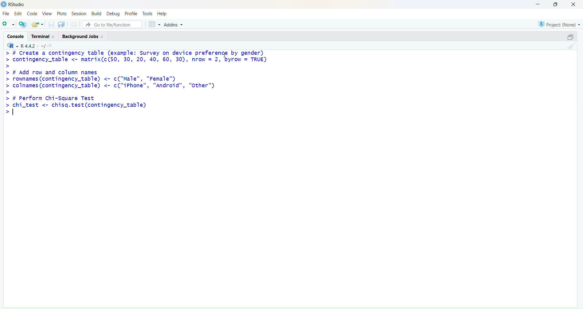 The image size is (583, 309). I want to click on add R file, so click(23, 24).